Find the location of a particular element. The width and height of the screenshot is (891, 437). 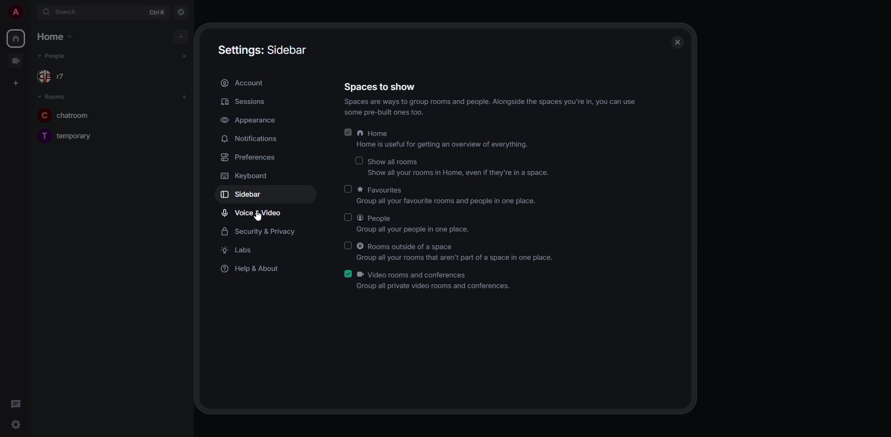

enabled is located at coordinates (347, 274).